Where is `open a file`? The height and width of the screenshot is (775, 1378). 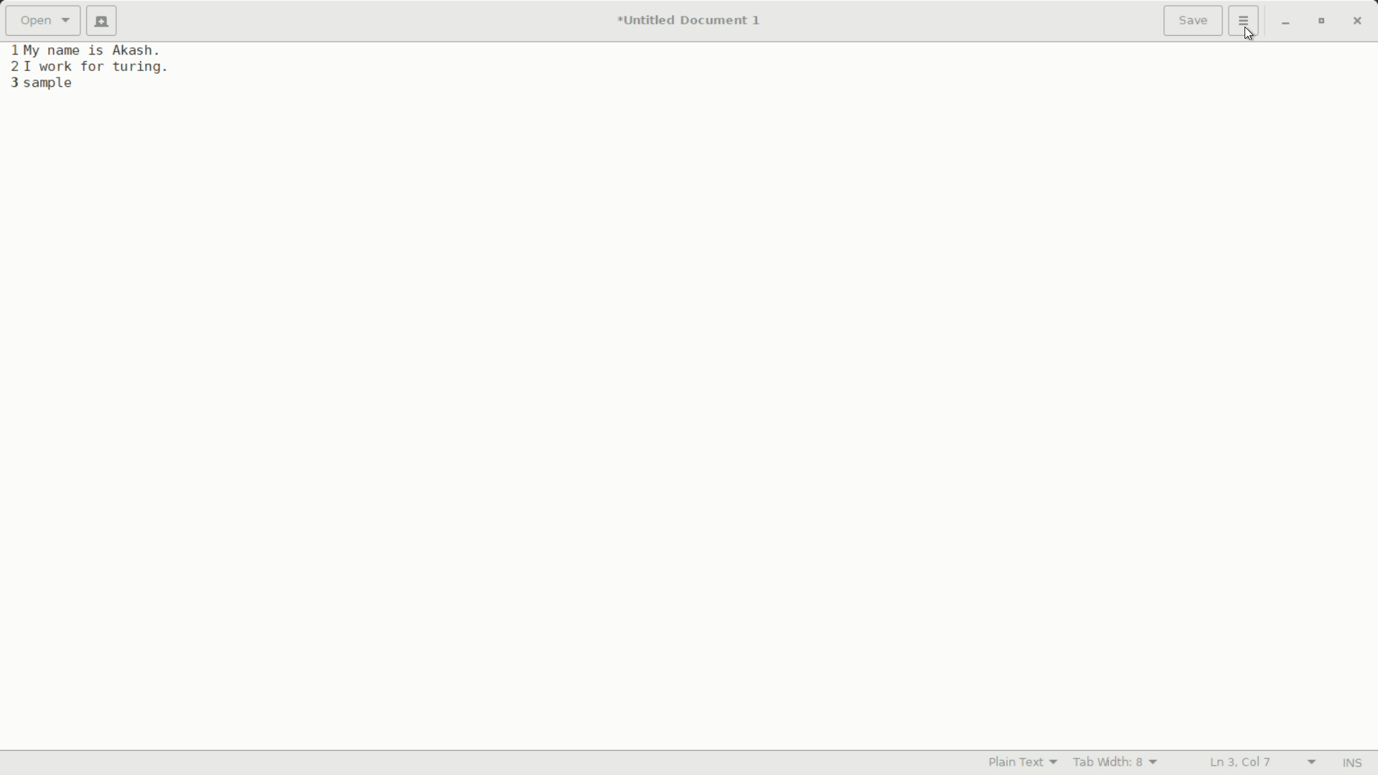 open a file is located at coordinates (42, 21).